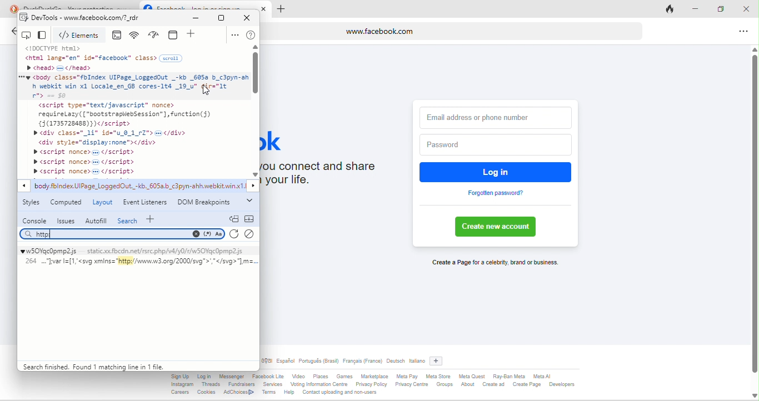  What do you see at coordinates (122, 234) in the screenshot?
I see `search link` at bounding box center [122, 234].